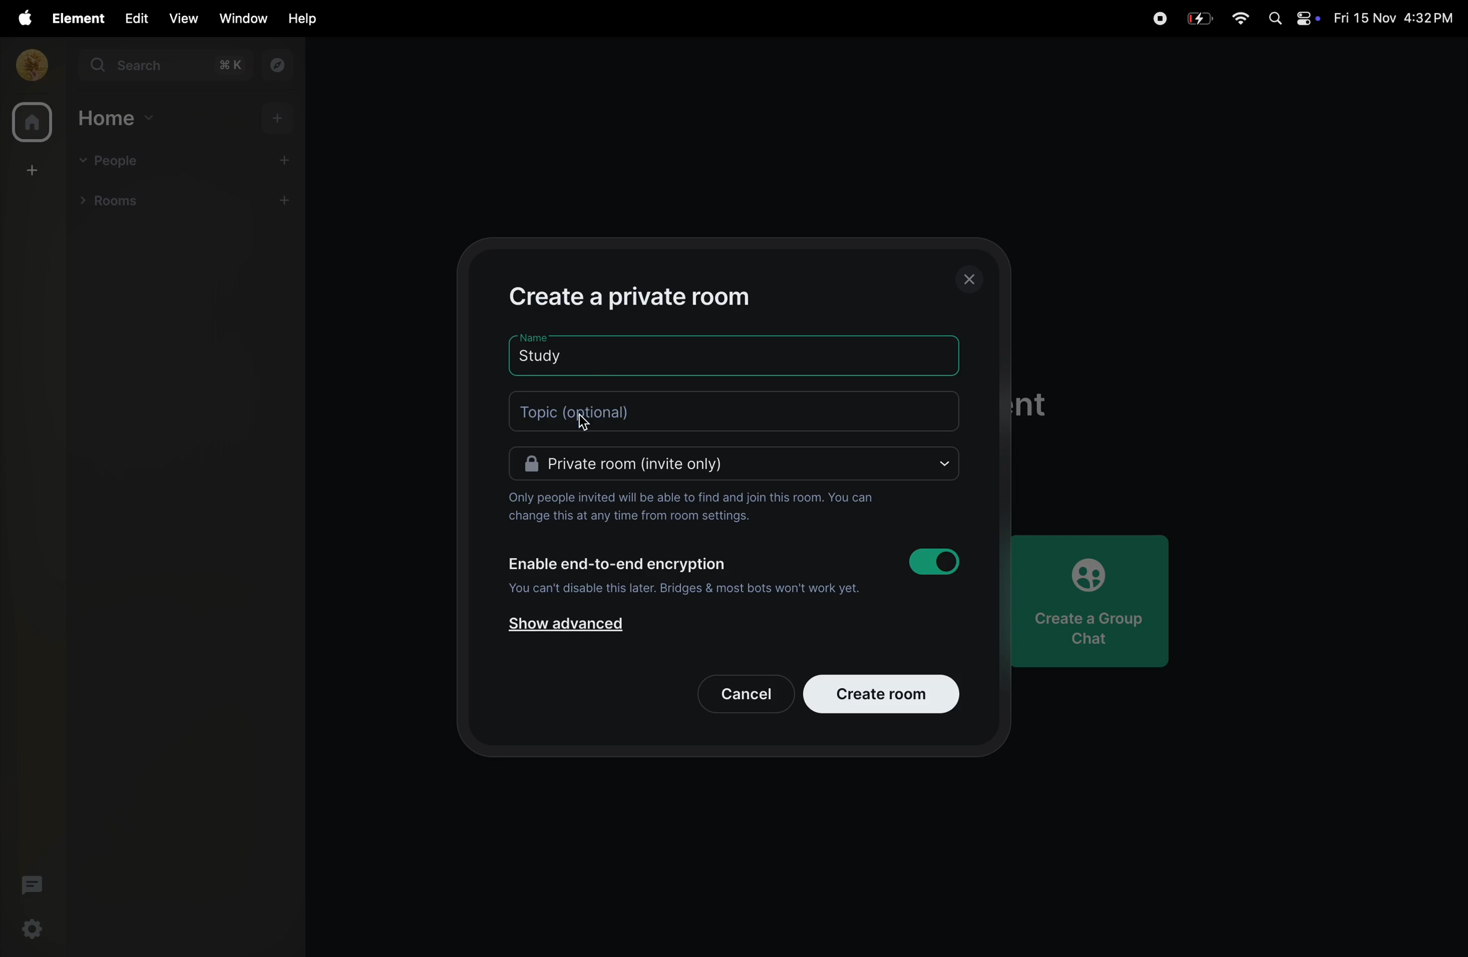 The width and height of the screenshot is (1468, 957). I want to click on help, so click(299, 19).